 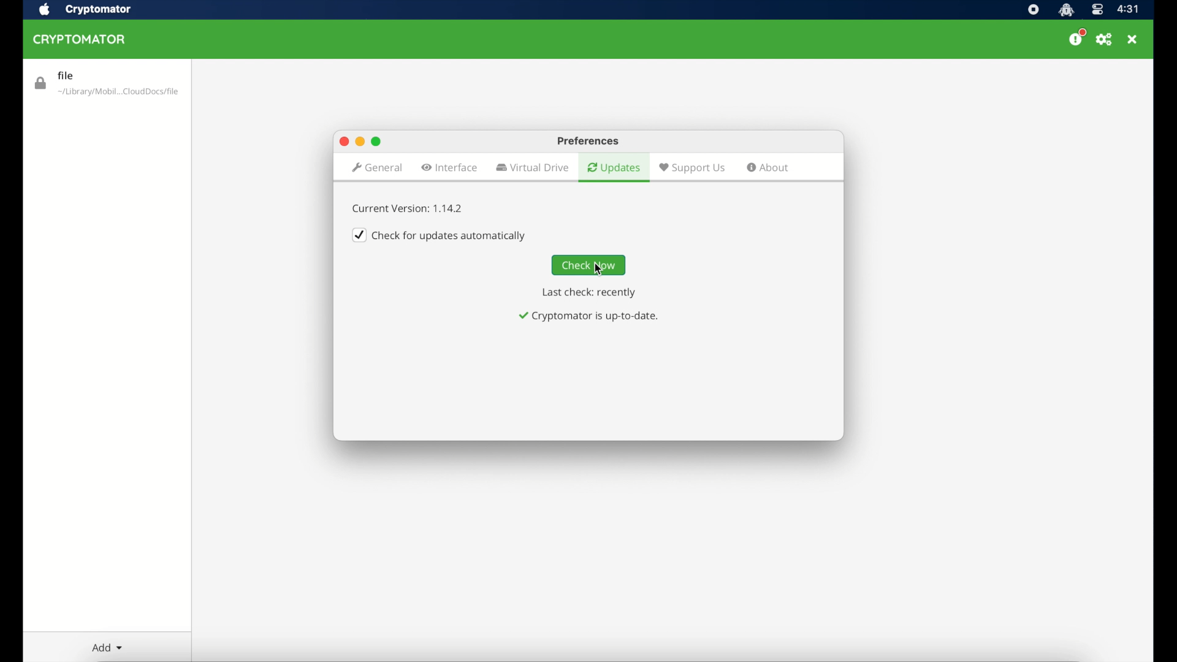 I want to click on close, so click(x=1133, y=39).